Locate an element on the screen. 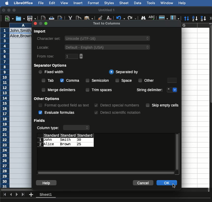 The image size is (212, 202). Finding is located at coordinates (143, 18).